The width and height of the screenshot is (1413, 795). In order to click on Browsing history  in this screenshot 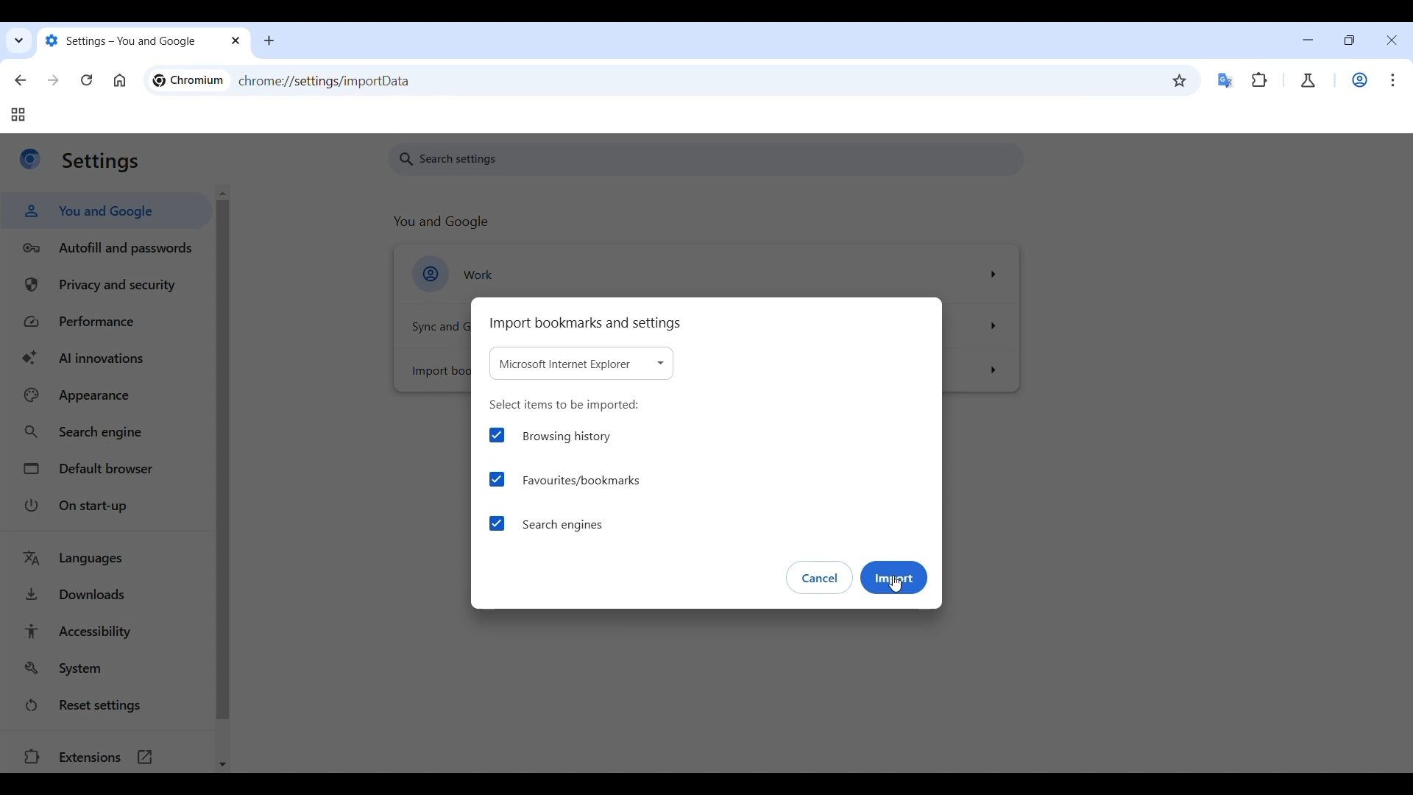, I will do `click(548, 437)`.